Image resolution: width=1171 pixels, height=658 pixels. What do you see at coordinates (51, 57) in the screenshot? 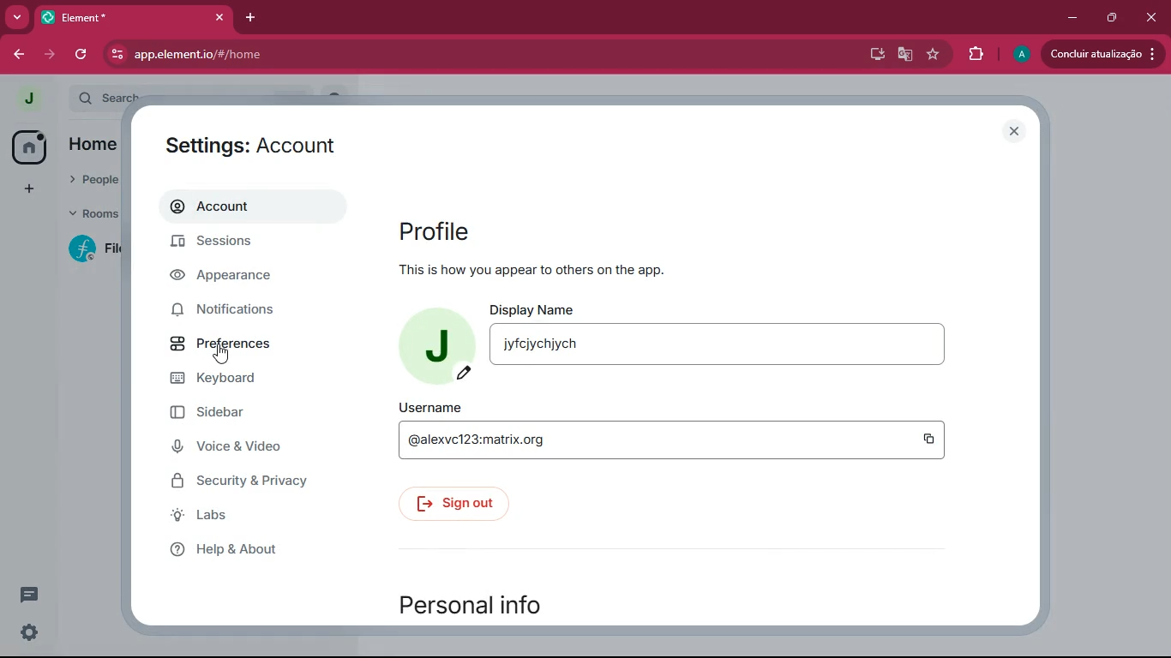
I see `forward` at bounding box center [51, 57].